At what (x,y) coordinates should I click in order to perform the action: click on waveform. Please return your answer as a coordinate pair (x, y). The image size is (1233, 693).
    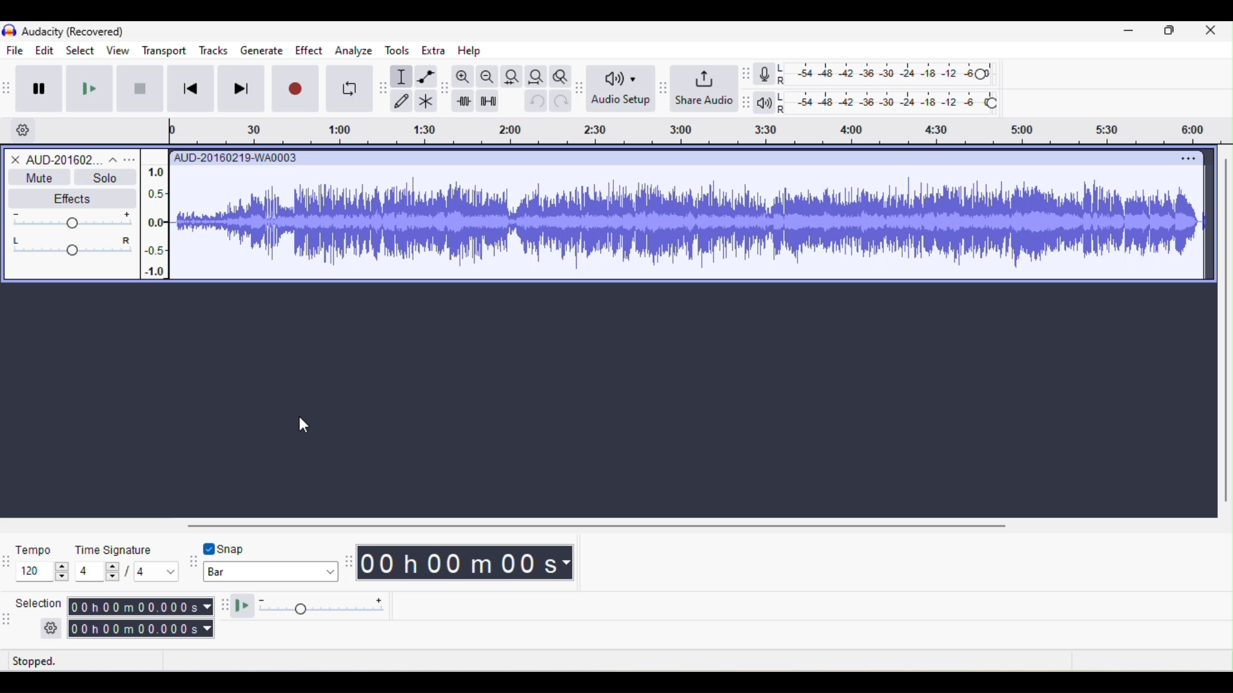
    Looking at the image, I should click on (688, 224).